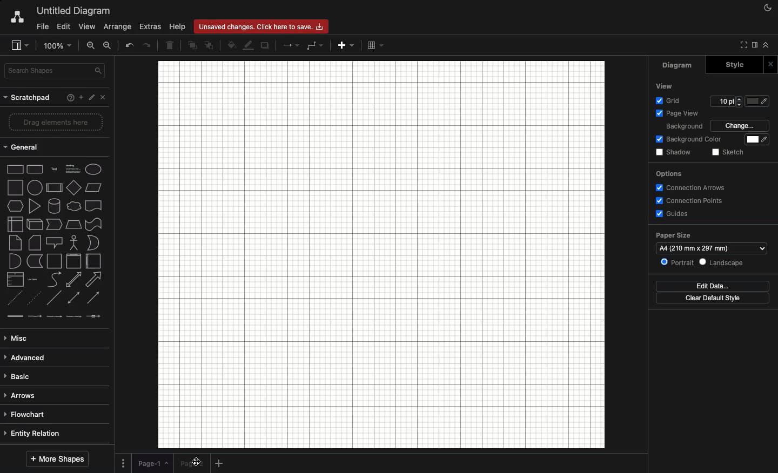 This screenshot has width=778, height=473. What do you see at coordinates (28, 415) in the screenshot?
I see `Flowchart` at bounding box center [28, 415].